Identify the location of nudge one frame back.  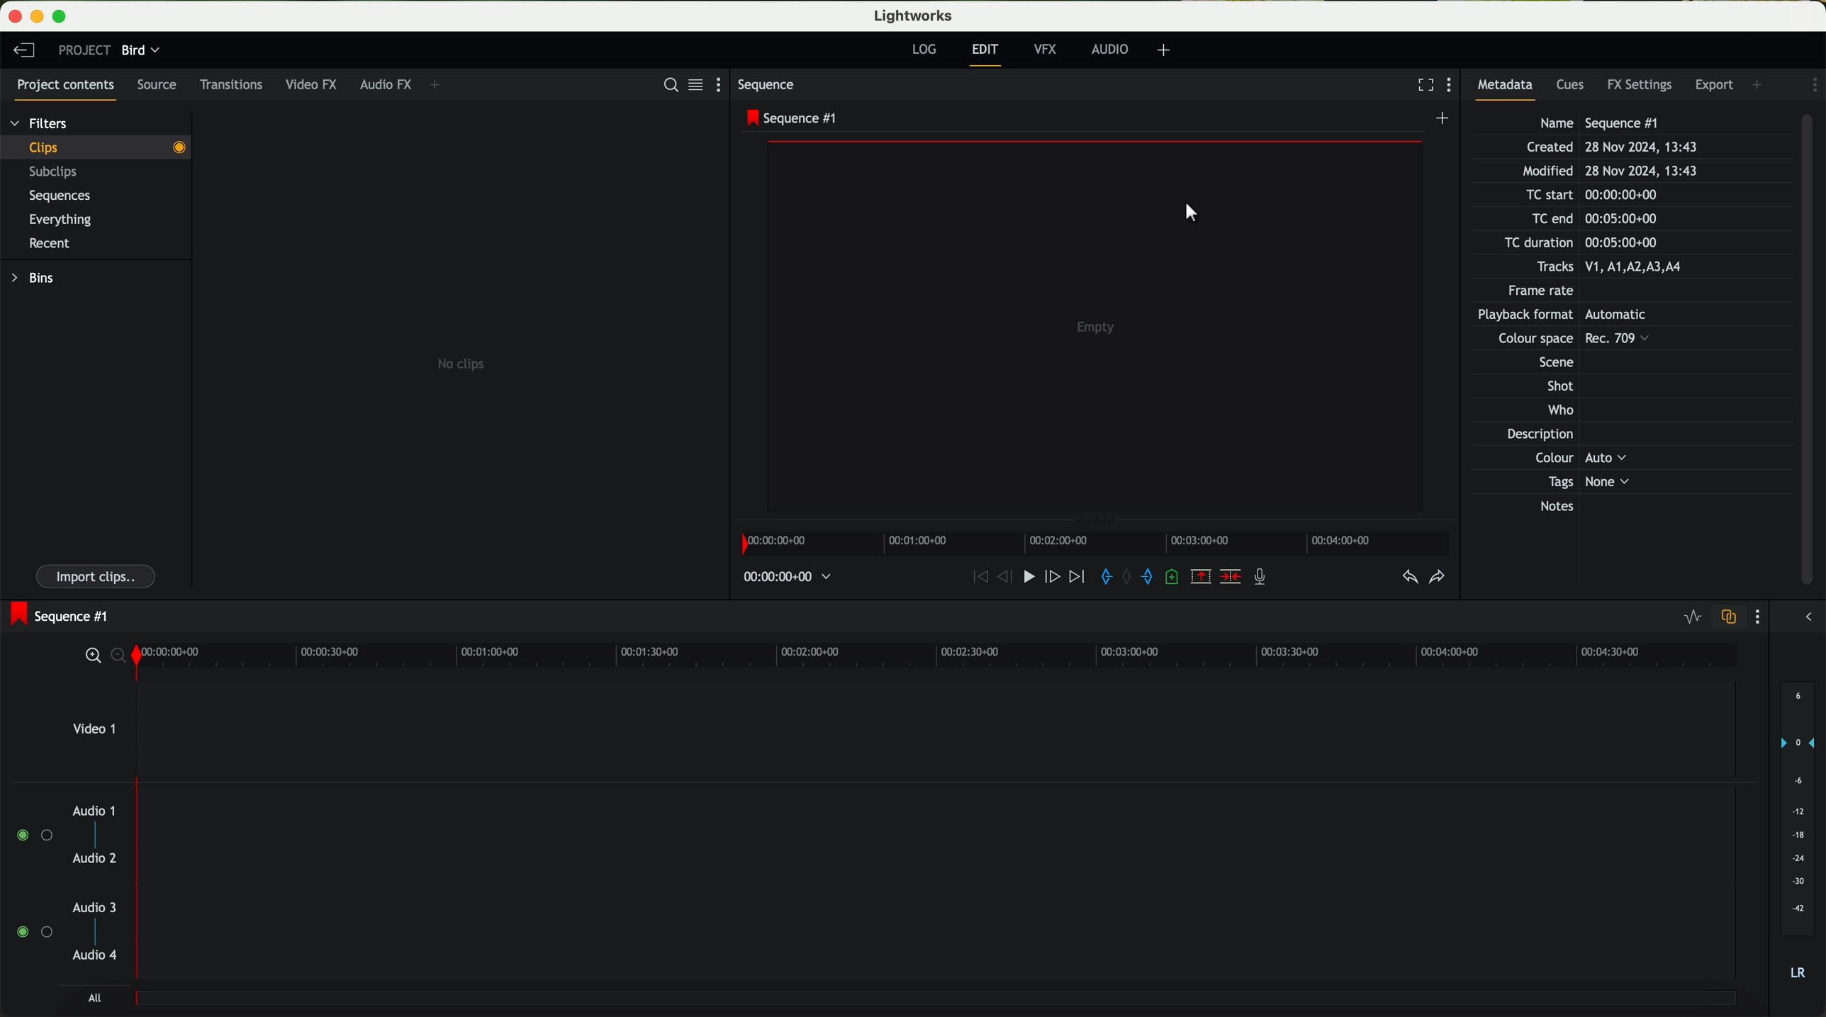
(1007, 581).